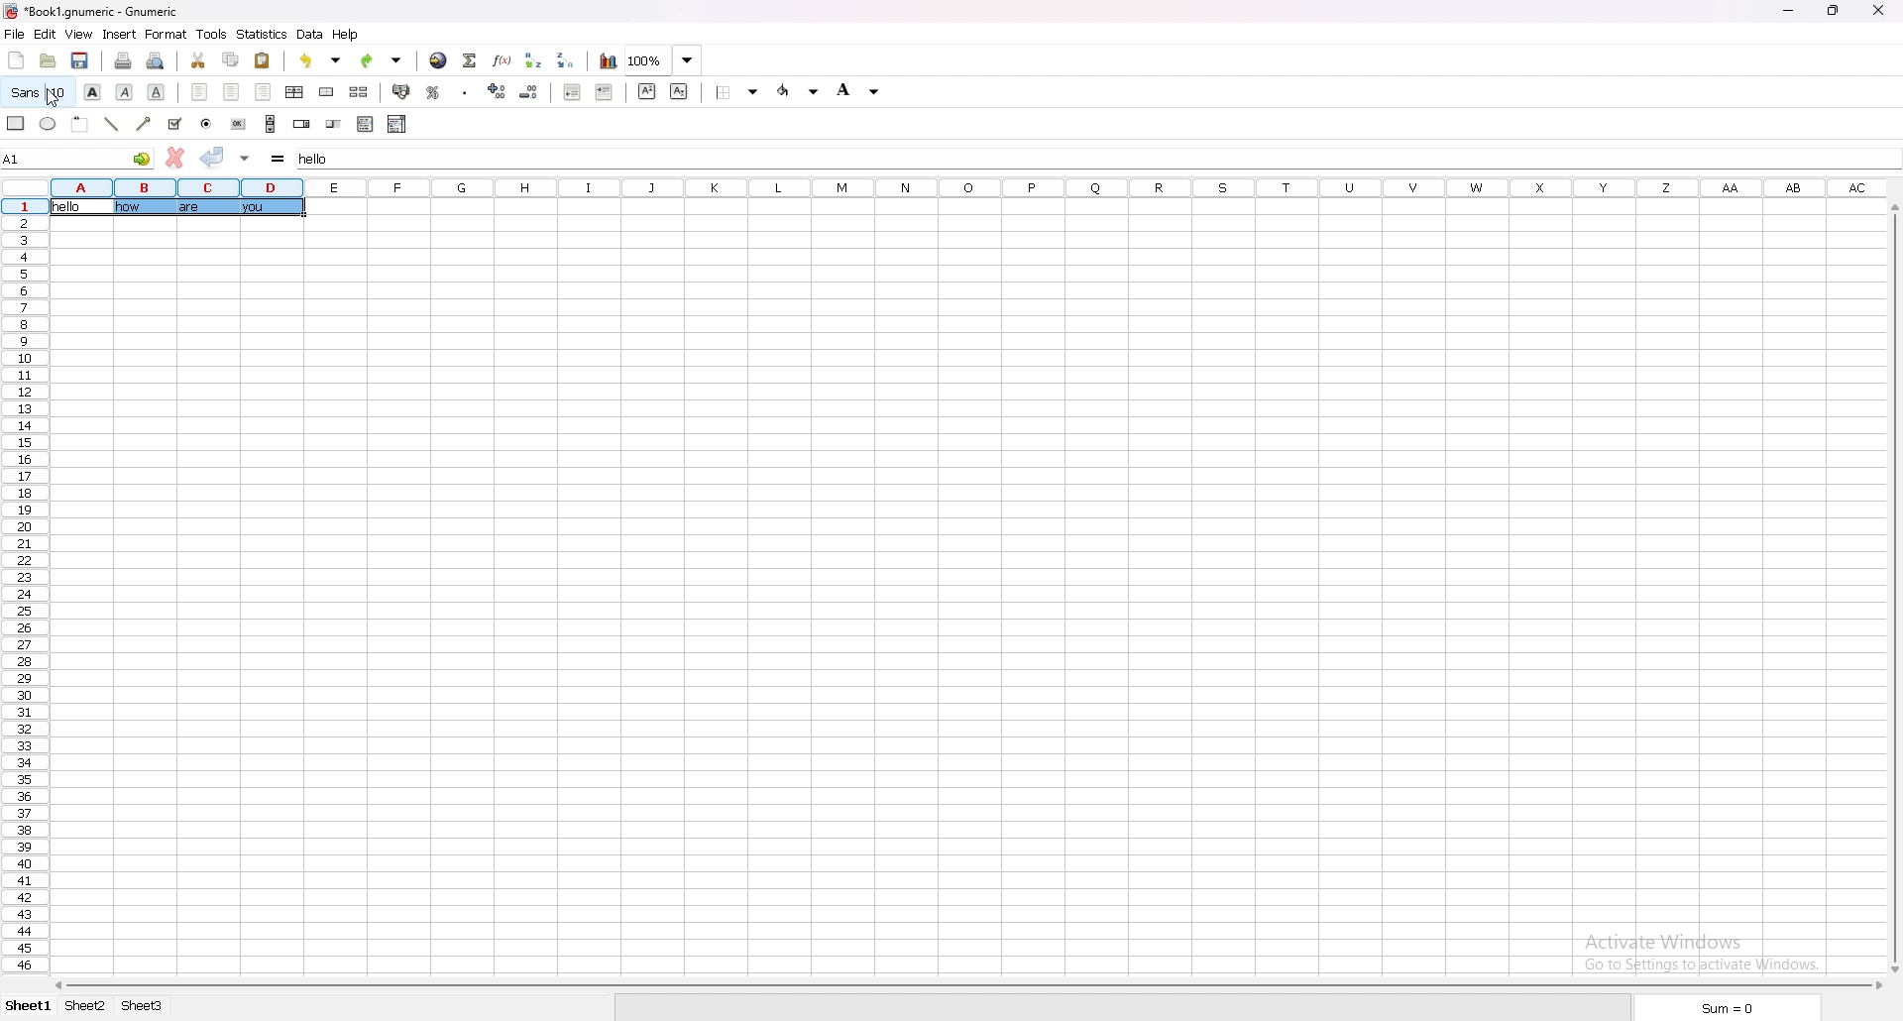  Describe the element at coordinates (604, 93) in the screenshot. I see `increase indent` at that location.